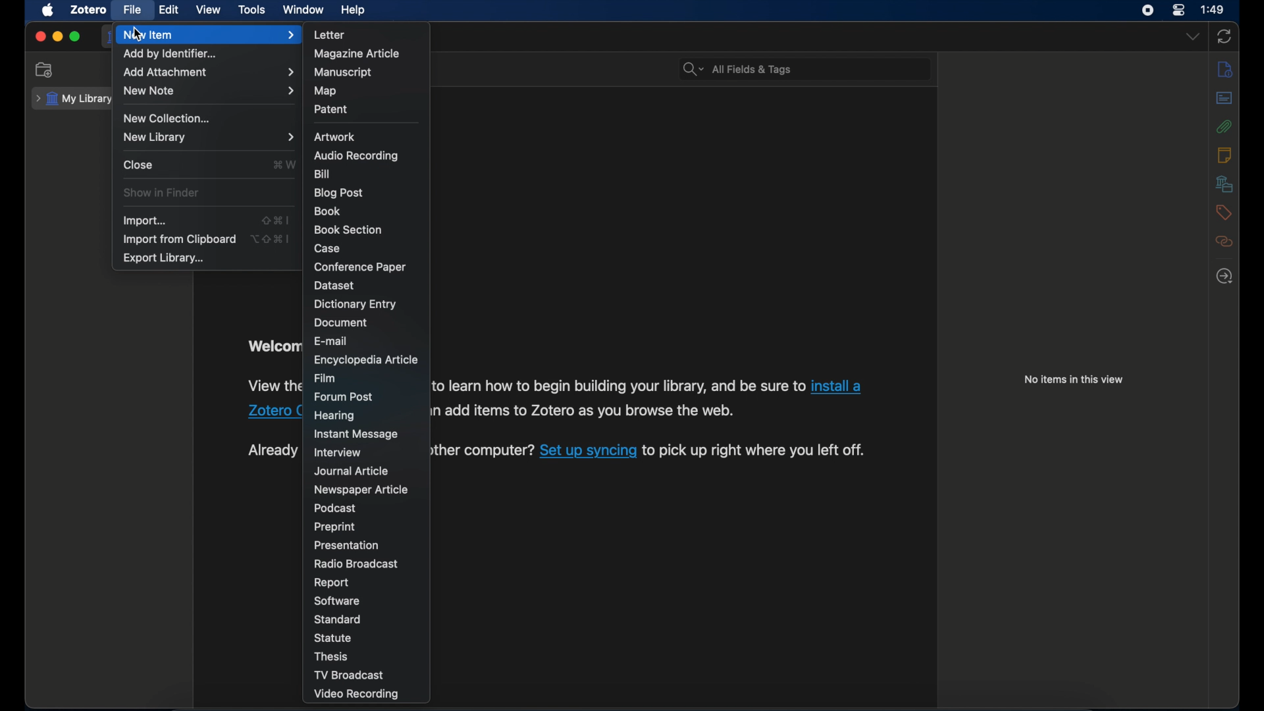  What do you see at coordinates (802, 68) in the screenshot?
I see `All Fields & Tags` at bounding box center [802, 68].